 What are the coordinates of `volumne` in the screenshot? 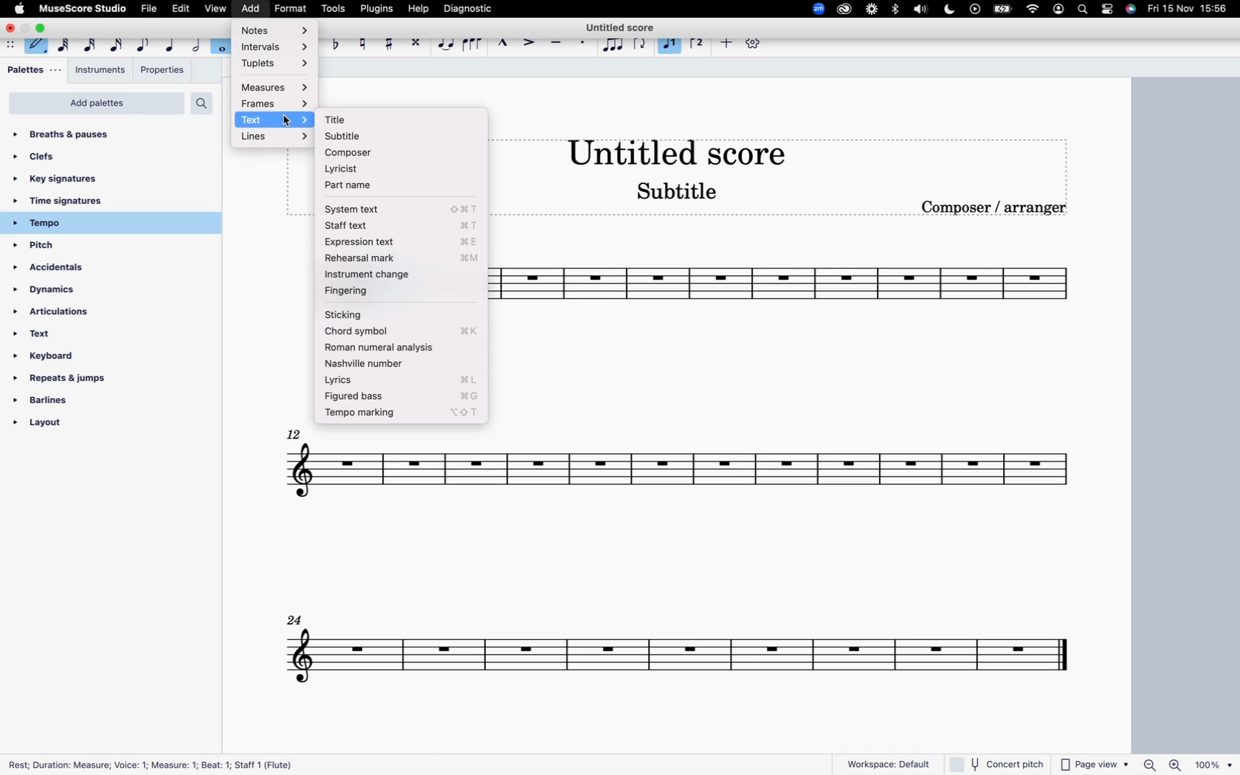 It's located at (923, 10).